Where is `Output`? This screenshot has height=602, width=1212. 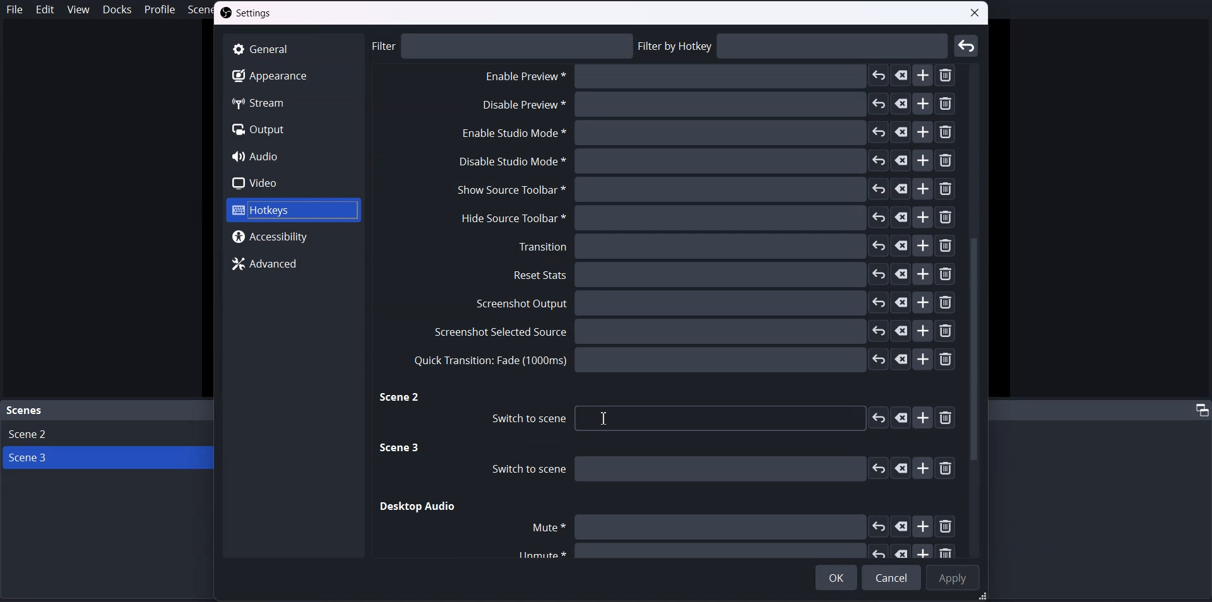
Output is located at coordinates (293, 130).